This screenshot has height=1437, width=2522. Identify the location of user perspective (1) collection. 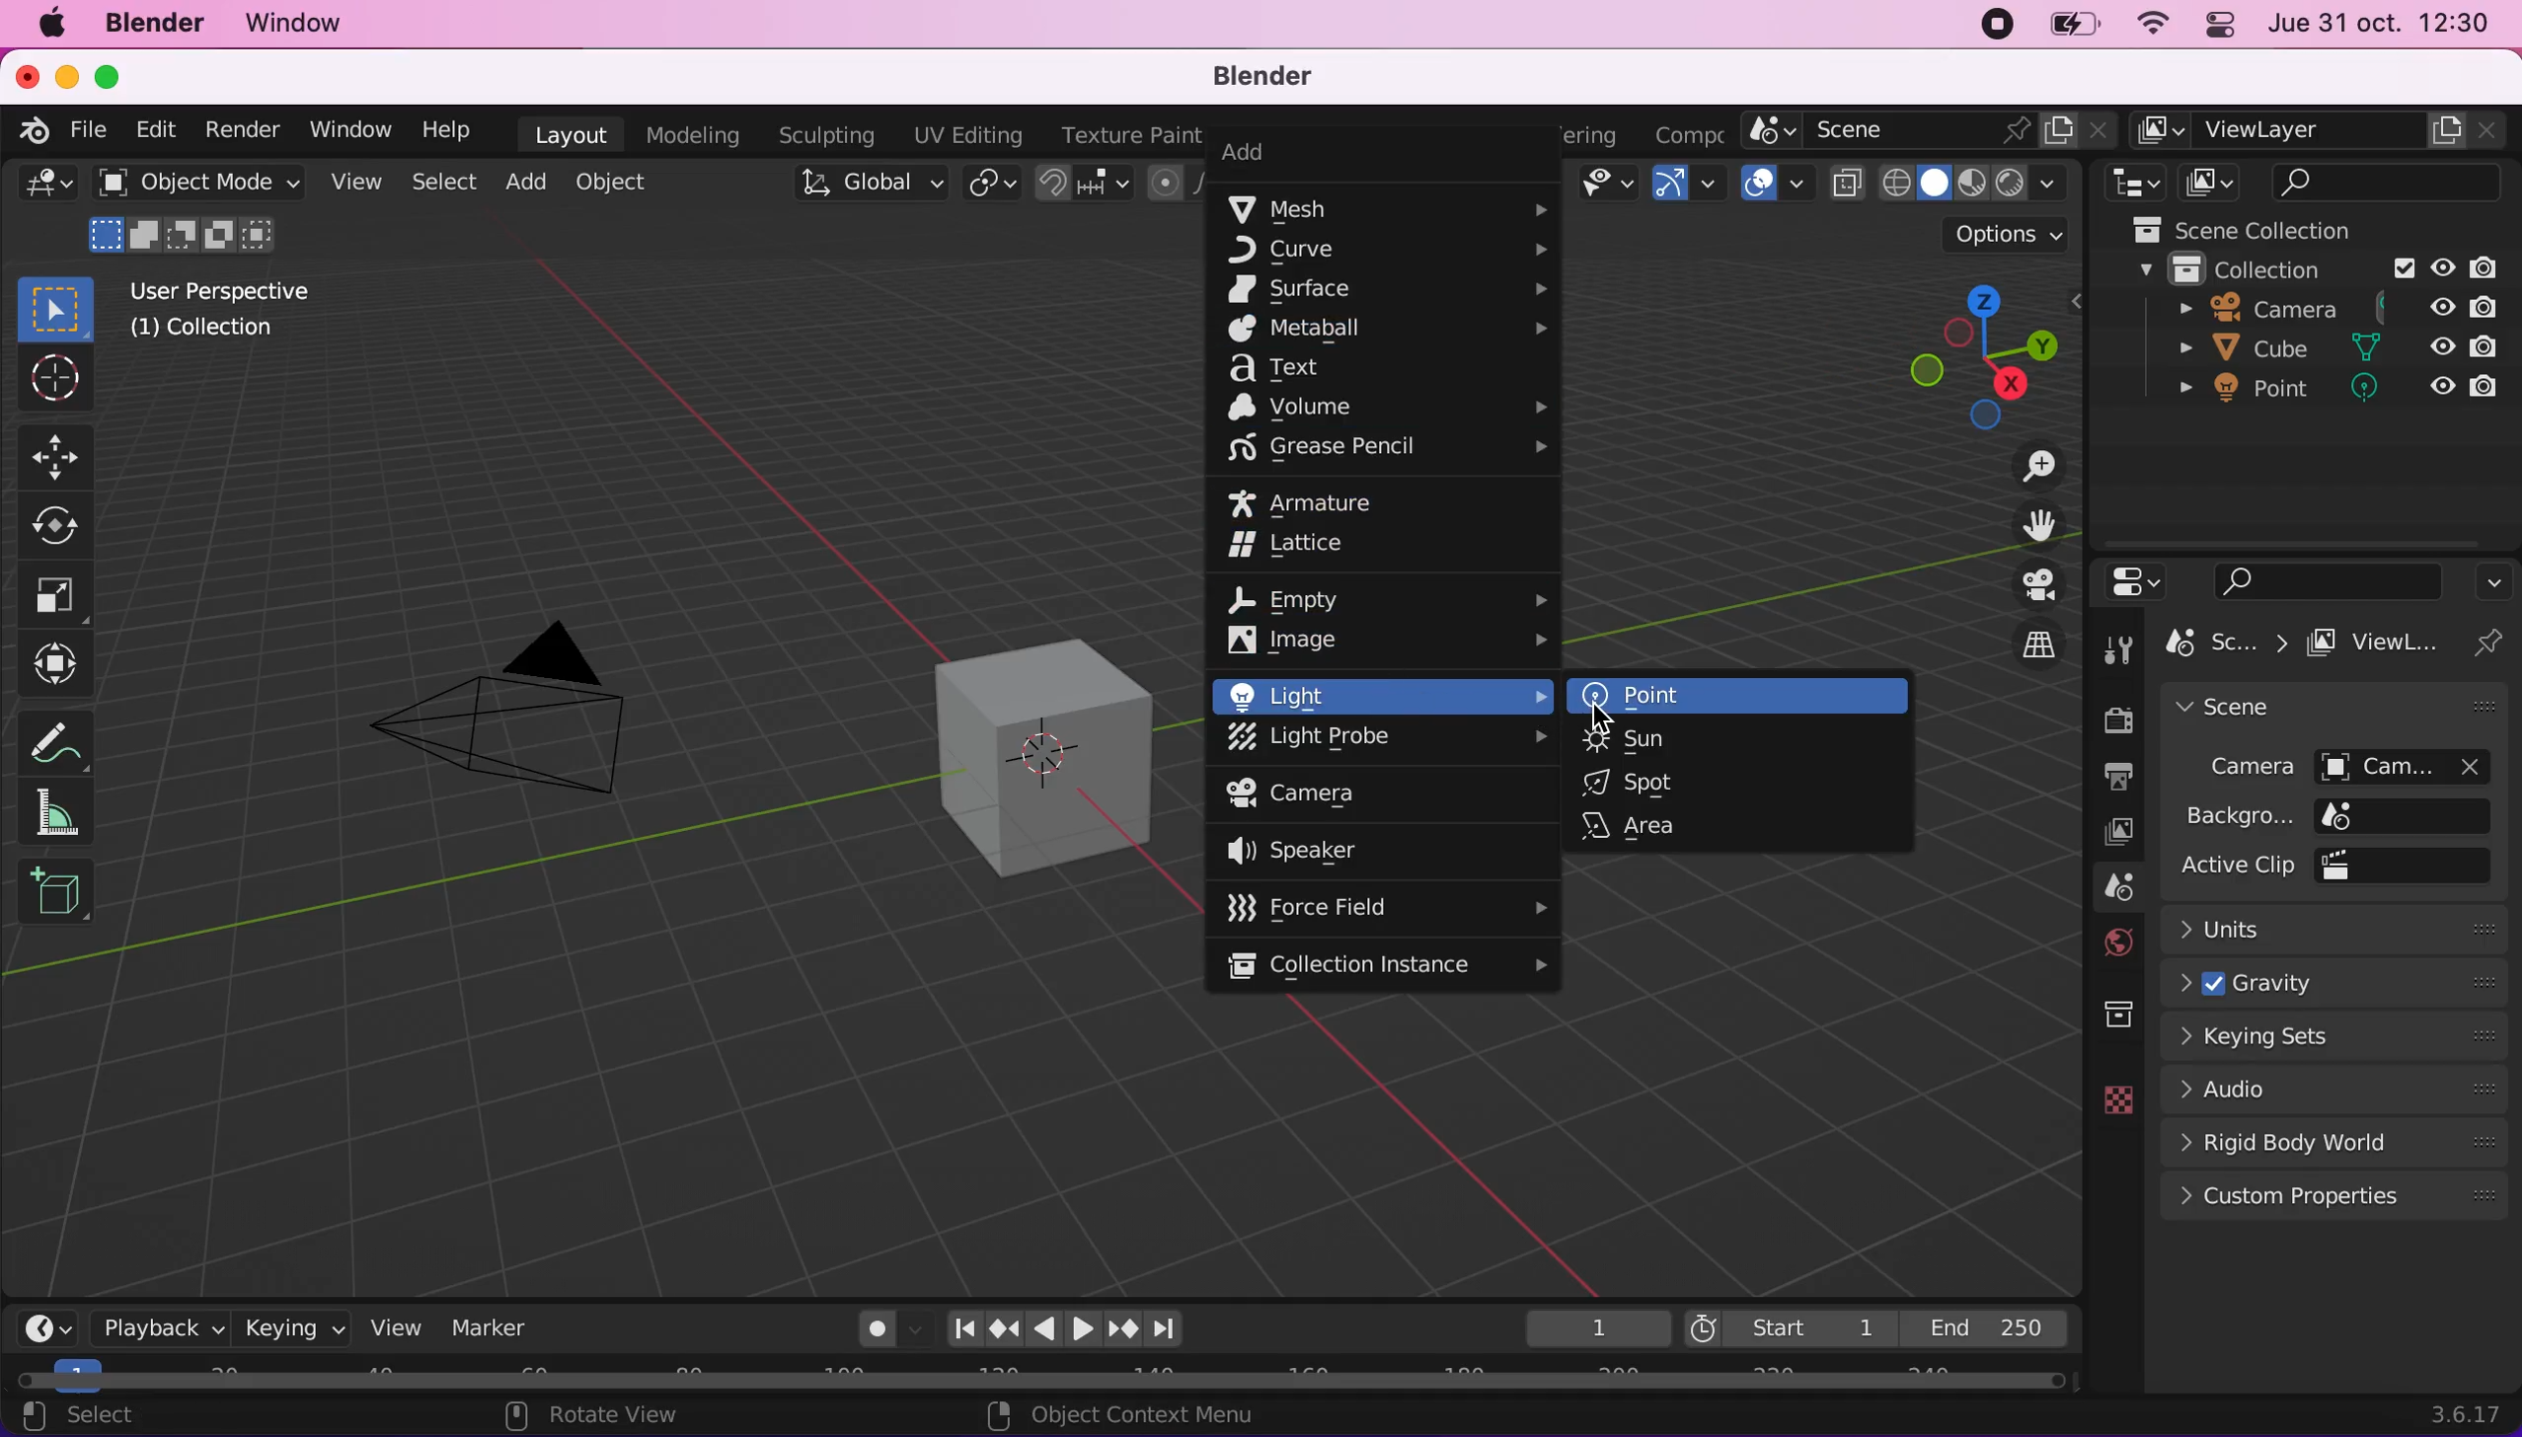
(229, 309).